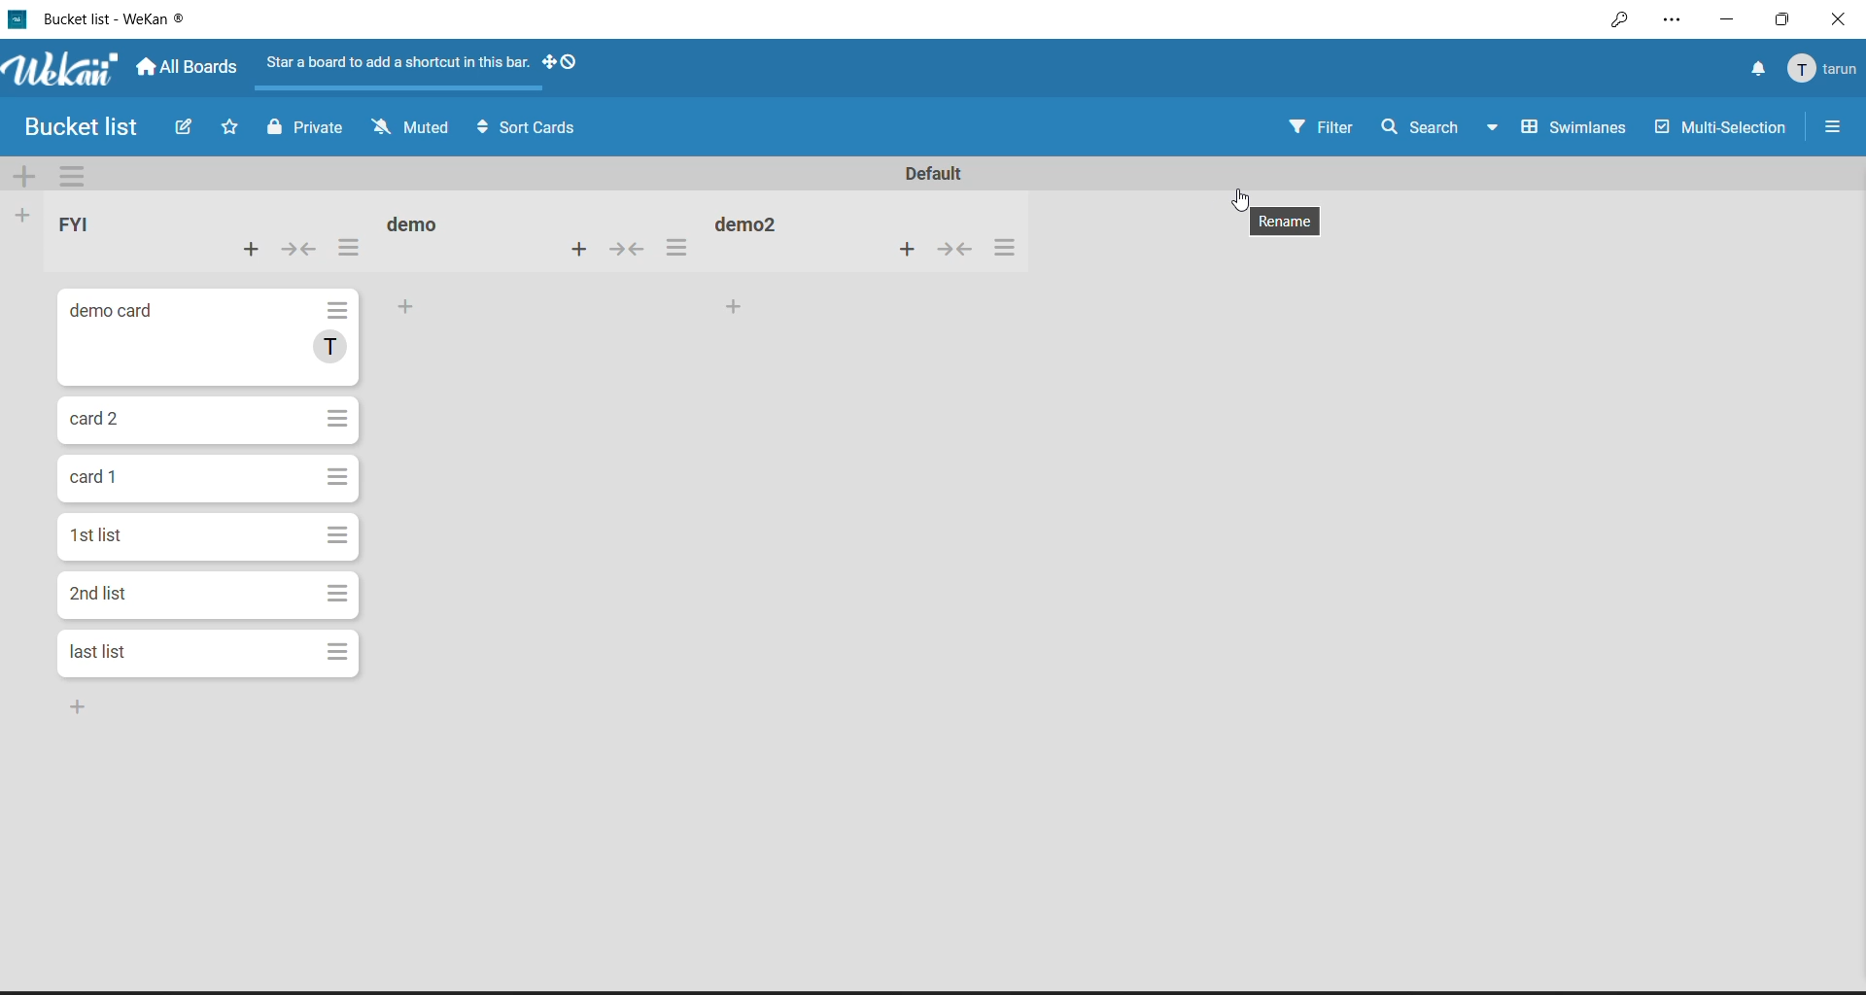 This screenshot has width=1866, height=995. Describe the element at coordinates (190, 67) in the screenshot. I see `all boards` at that location.